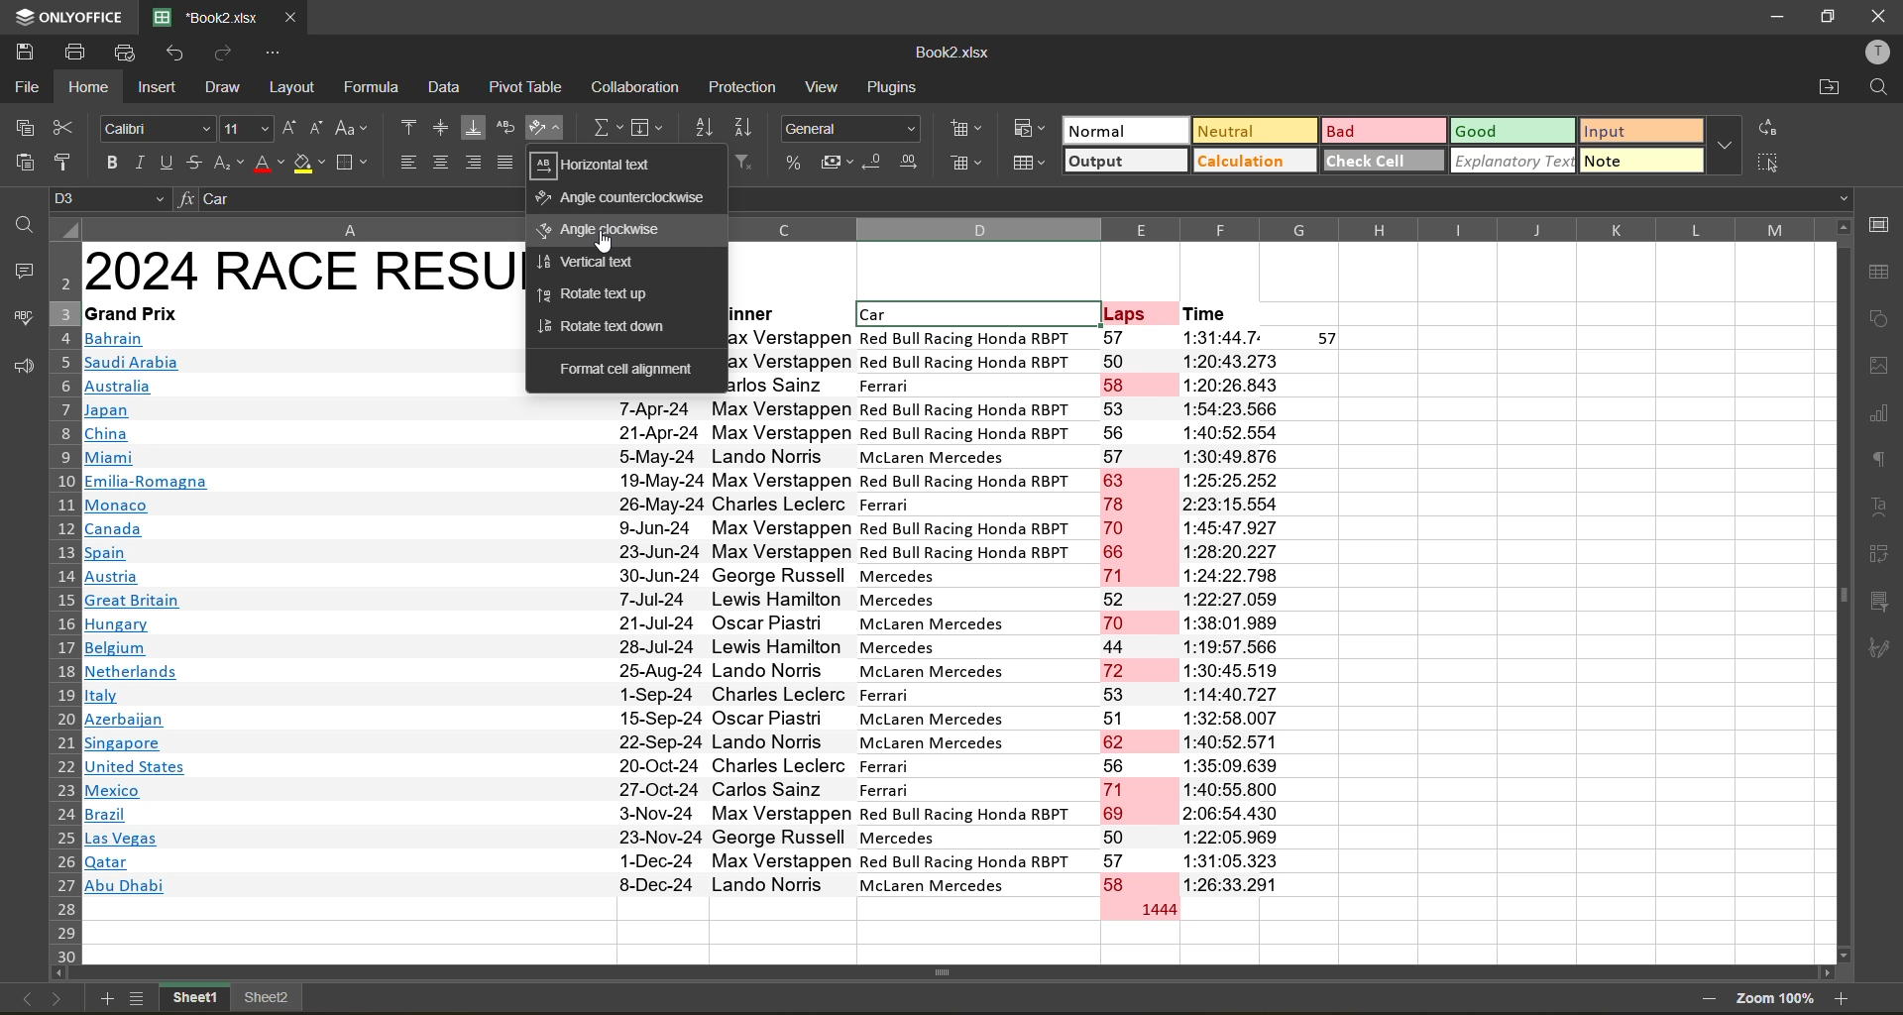 The height and width of the screenshot is (1015, 1903). What do you see at coordinates (1774, 164) in the screenshot?
I see `select all` at bounding box center [1774, 164].